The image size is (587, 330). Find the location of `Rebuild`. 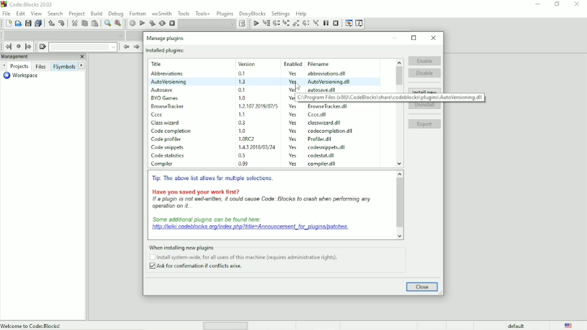

Rebuild is located at coordinates (162, 23).